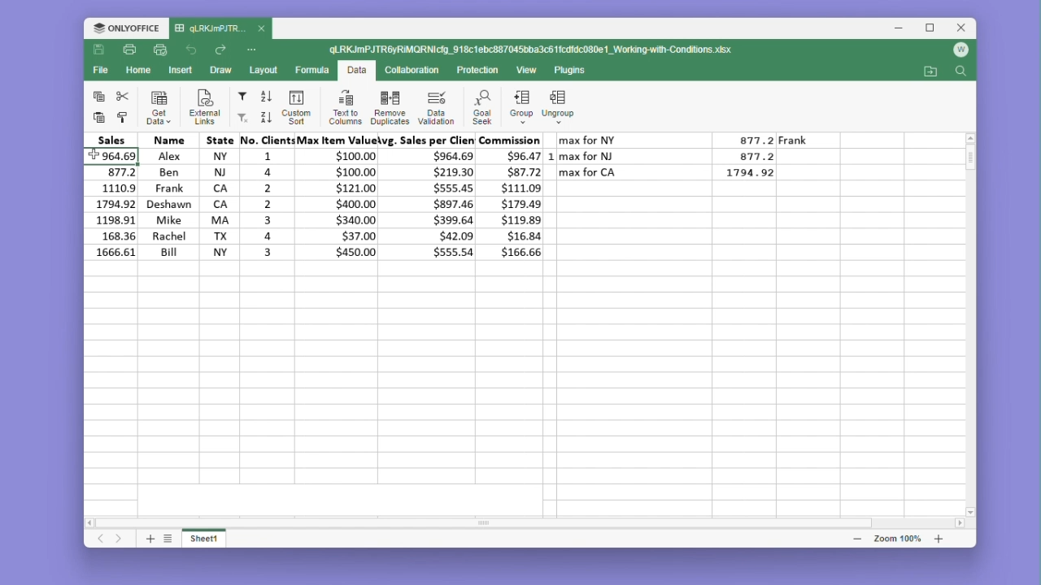  I want to click on File, so click(103, 70).